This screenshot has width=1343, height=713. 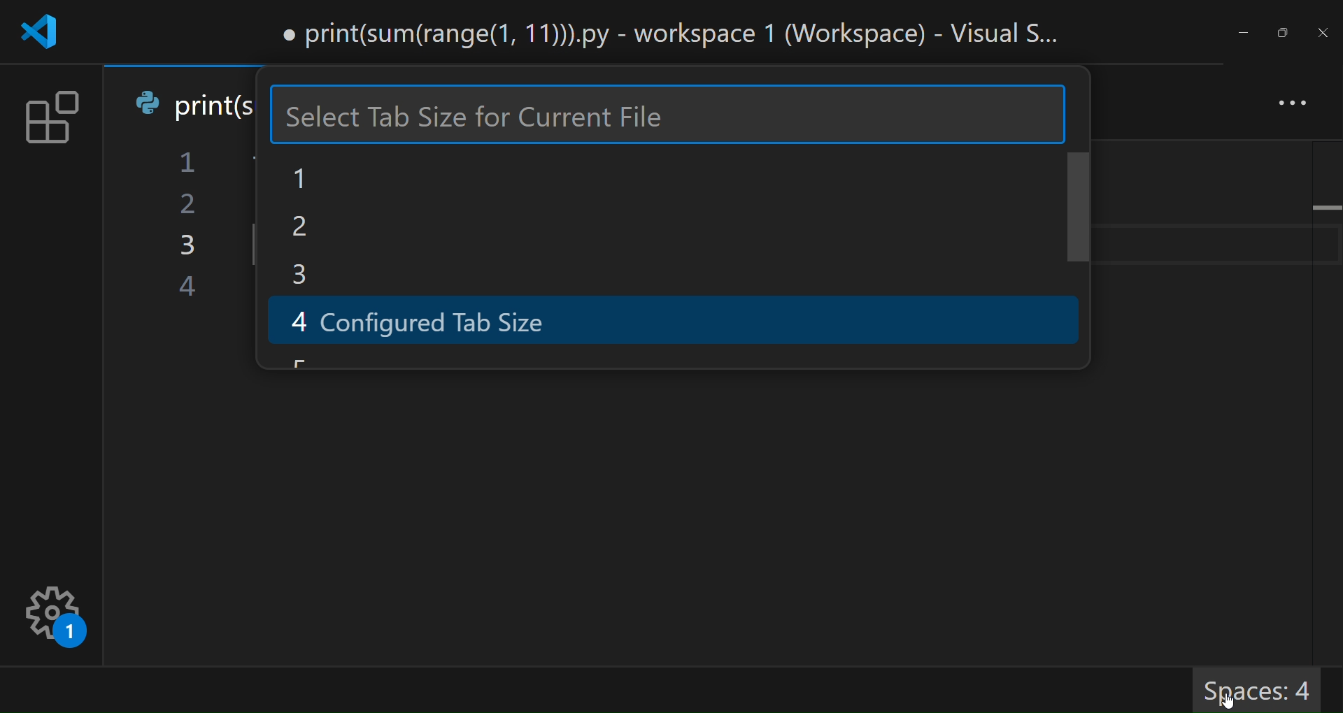 I want to click on type size here, so click(x=669, y=116).